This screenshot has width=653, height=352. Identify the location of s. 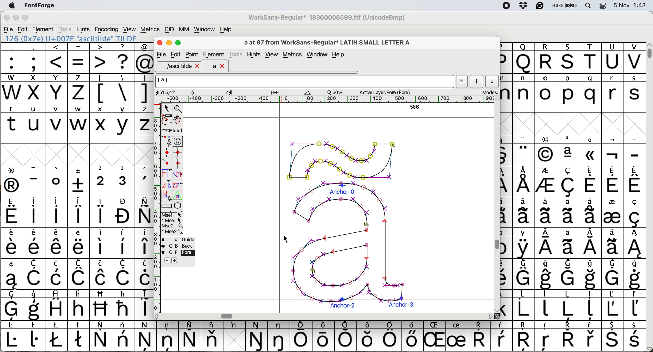
(635, 89).